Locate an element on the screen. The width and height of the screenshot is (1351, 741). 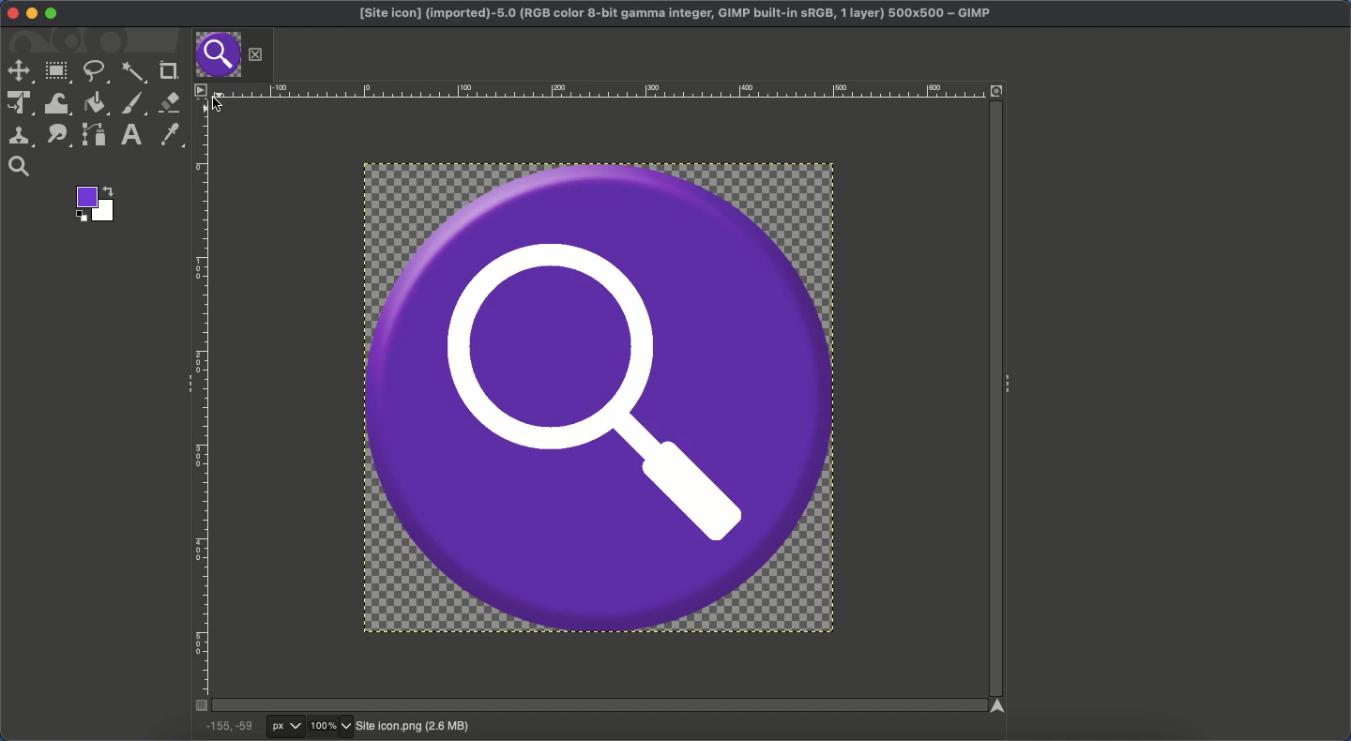
Magnify is located at coordinates (20, 167).